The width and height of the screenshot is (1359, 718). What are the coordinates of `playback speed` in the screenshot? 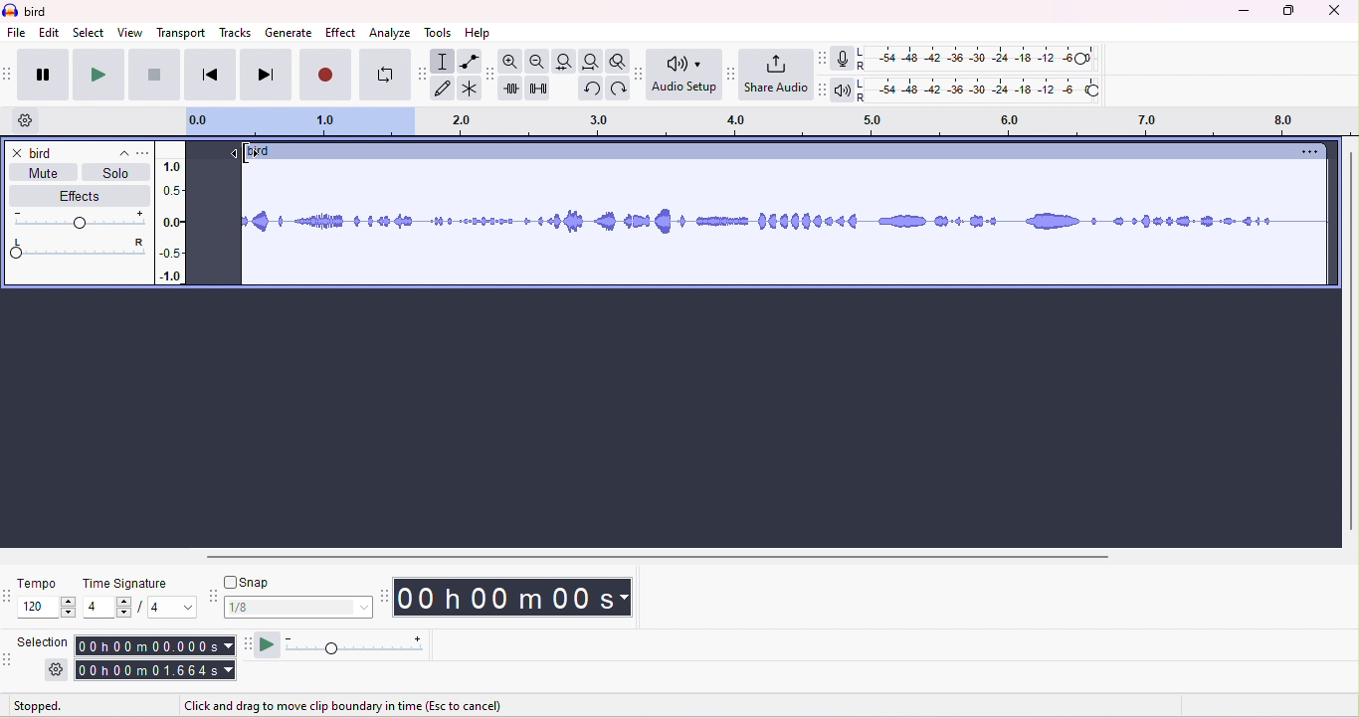 It's located at (355, 646).